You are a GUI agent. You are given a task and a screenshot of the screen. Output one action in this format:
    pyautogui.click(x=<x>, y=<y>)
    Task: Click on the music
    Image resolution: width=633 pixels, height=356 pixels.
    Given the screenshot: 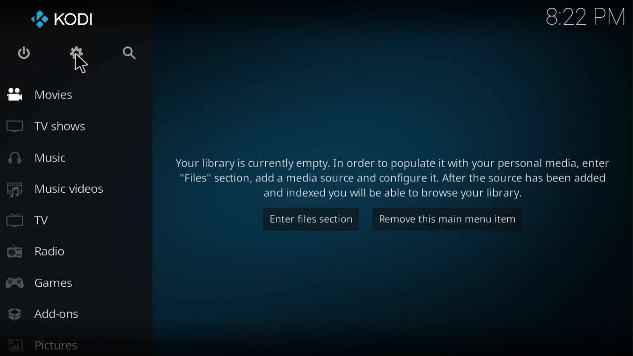 What is the action you would take?
    pyautogui.click(x=55, y=157)
    